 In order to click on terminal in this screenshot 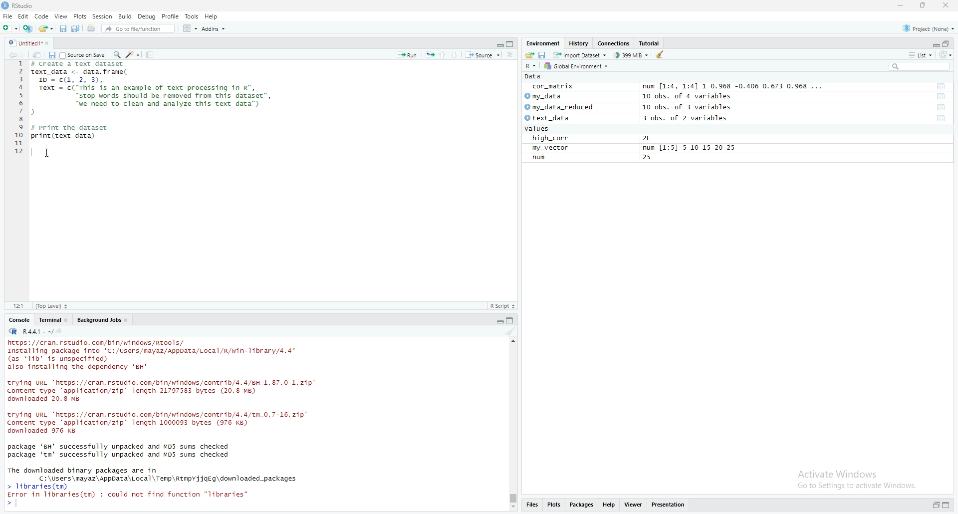, I will do `click(53, 319)`.